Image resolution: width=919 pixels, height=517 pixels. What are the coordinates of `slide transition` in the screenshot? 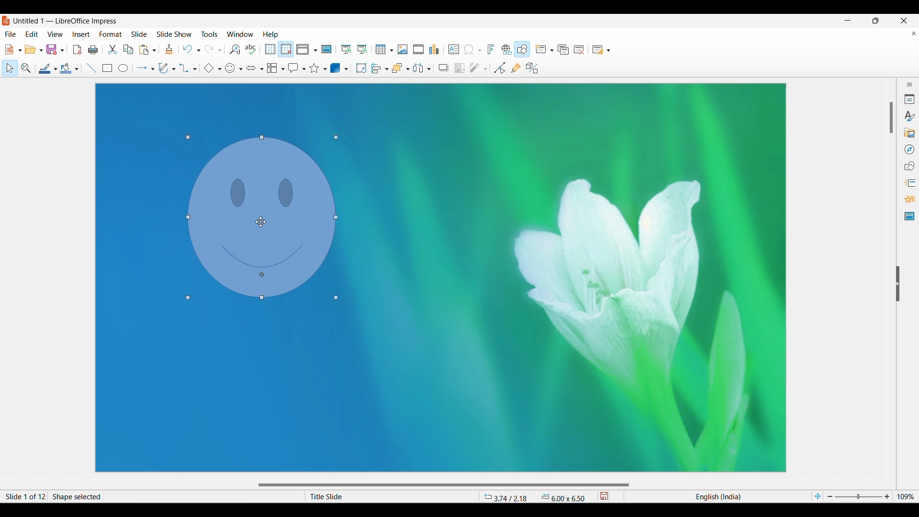 It's located at (911, 183).